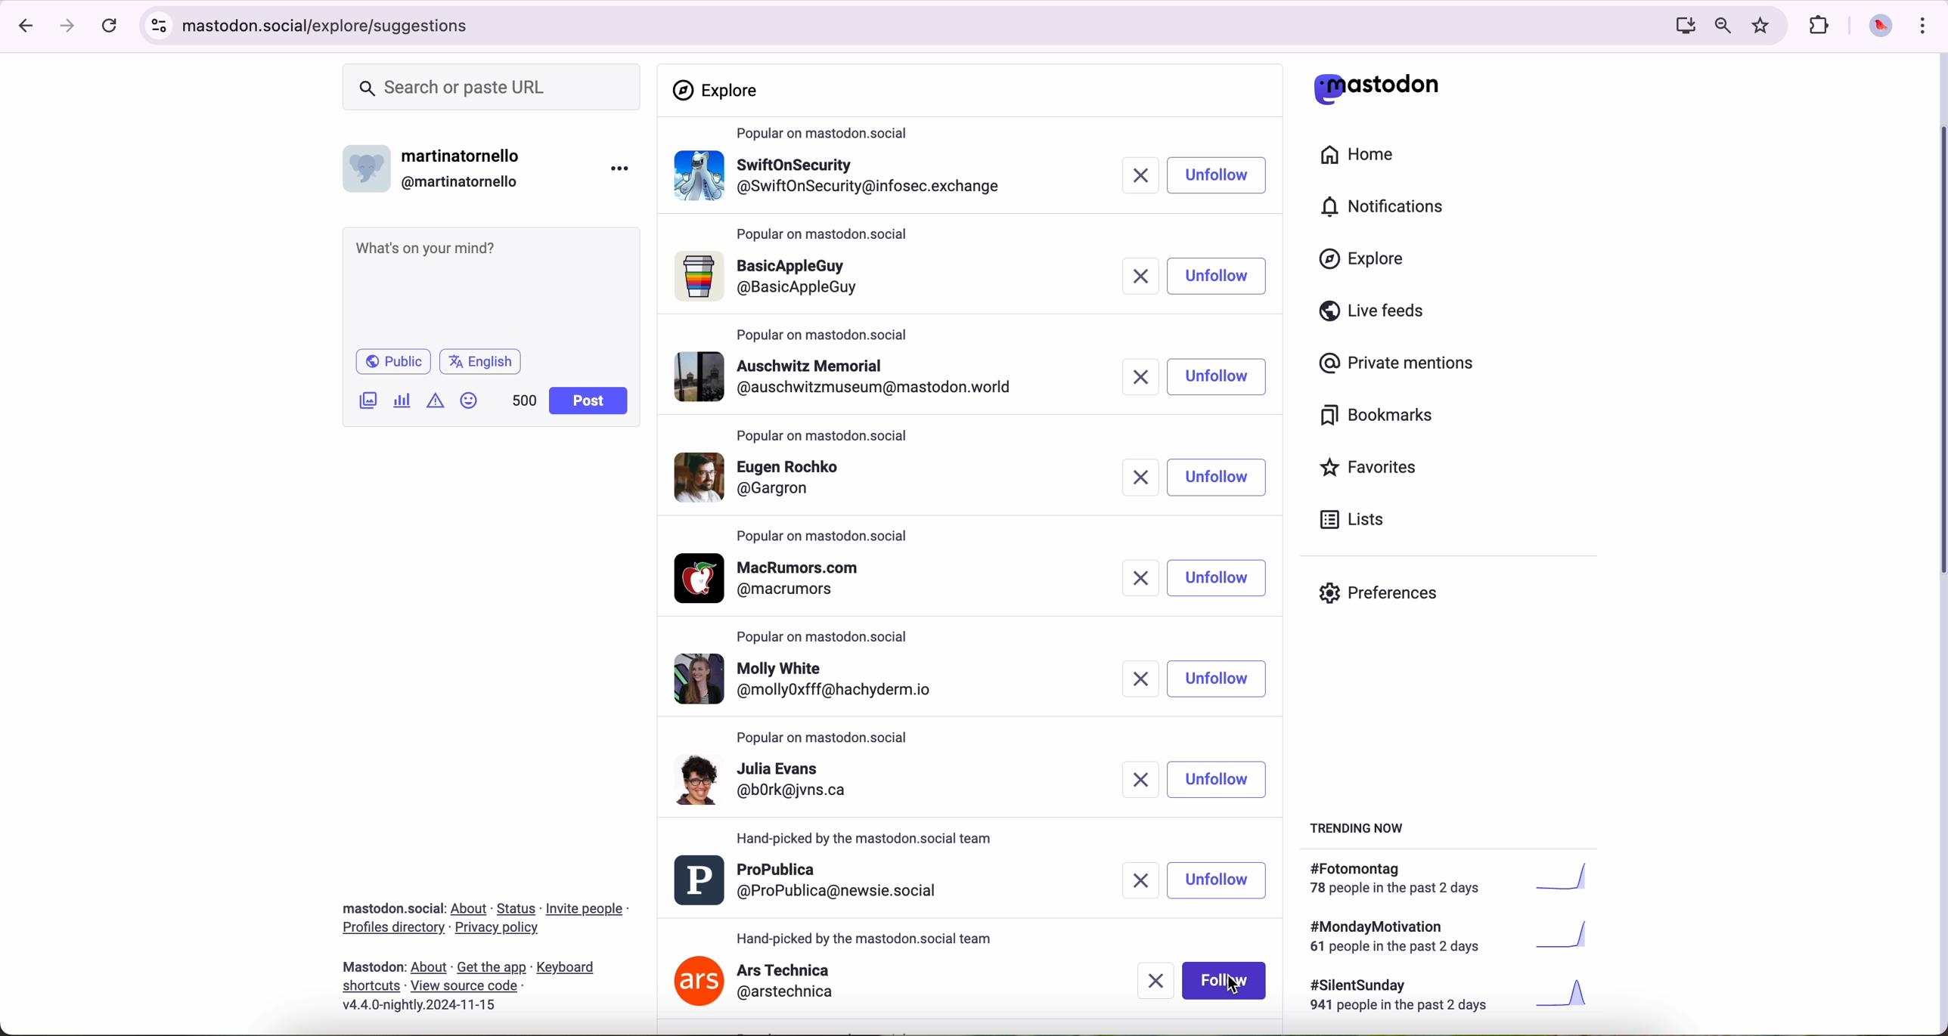 The width and height of the screenshot is (1948, 1036). What do you see at coordinates (1346, 519) in the screenshot?
I see `lists` at bounding box center [1346, 519].